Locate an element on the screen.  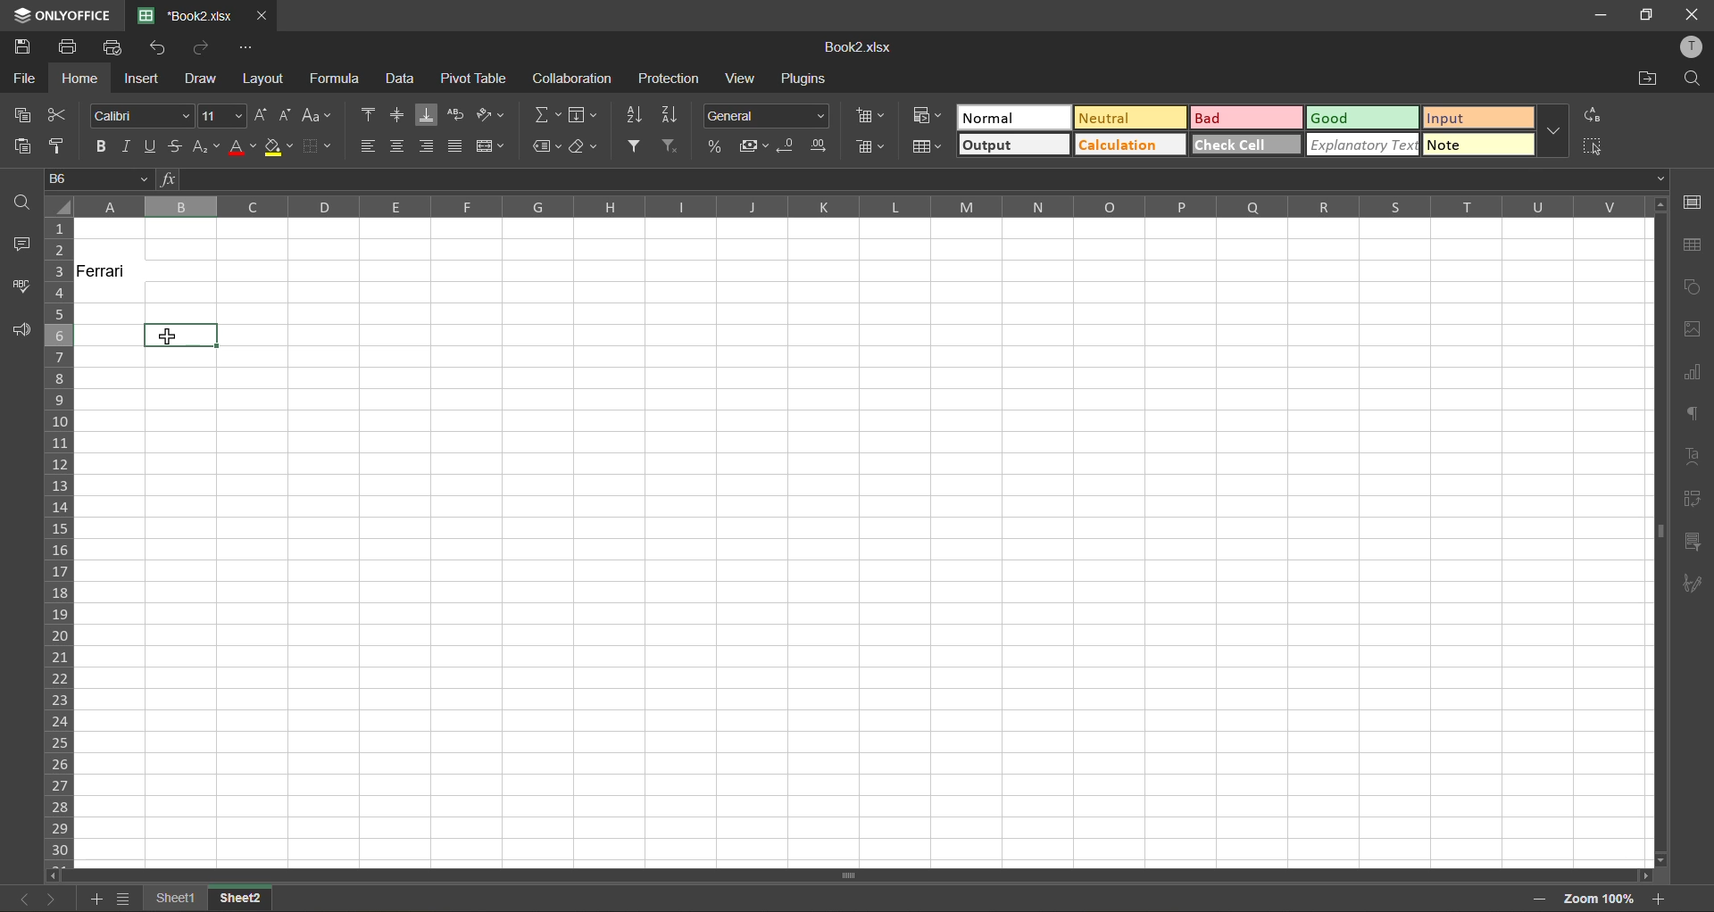
undo is located at coordinates (161, 47).